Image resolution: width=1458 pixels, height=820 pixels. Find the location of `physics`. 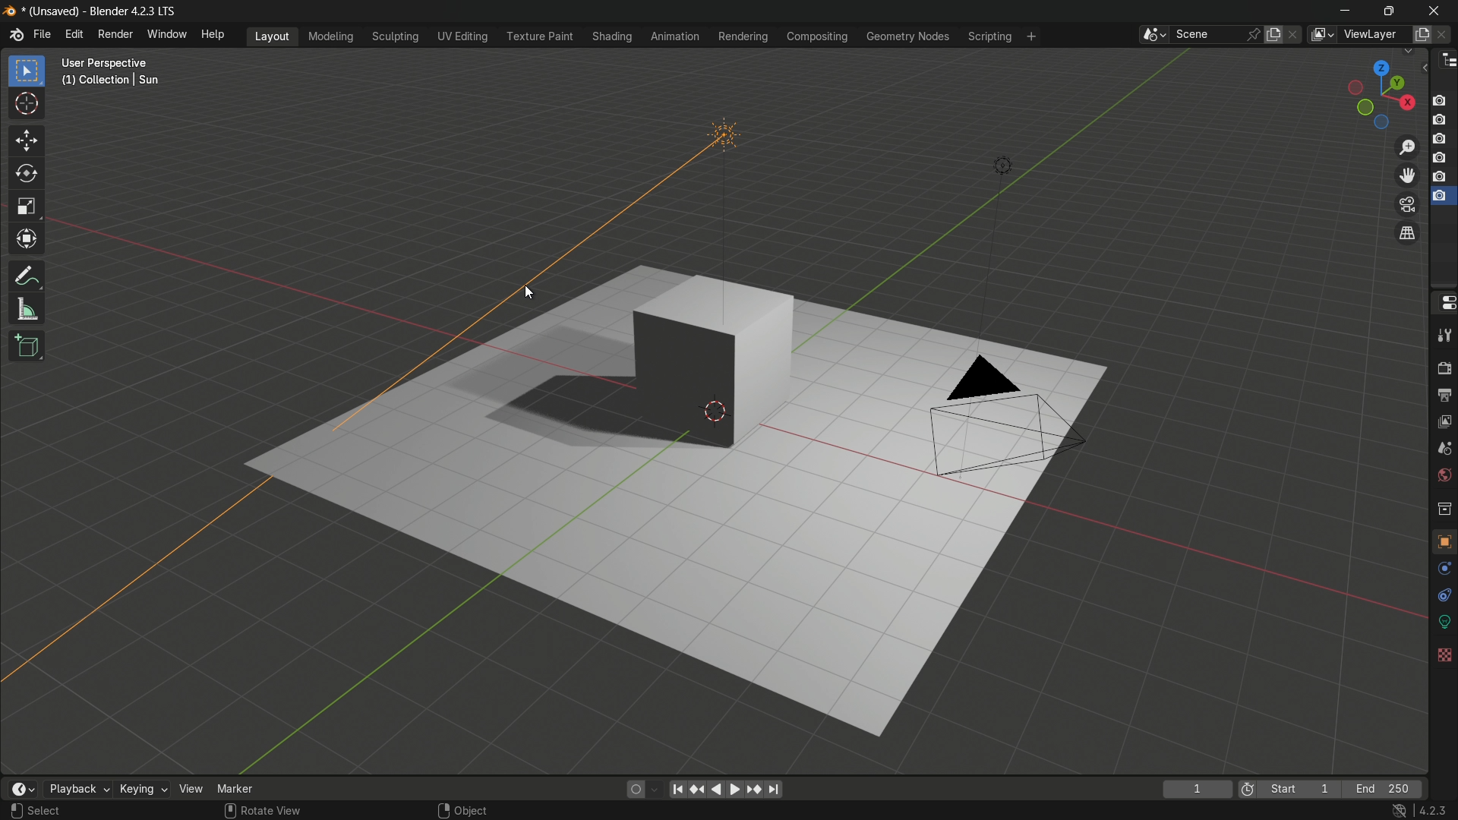

physics is located at coordinates (1444, 569).